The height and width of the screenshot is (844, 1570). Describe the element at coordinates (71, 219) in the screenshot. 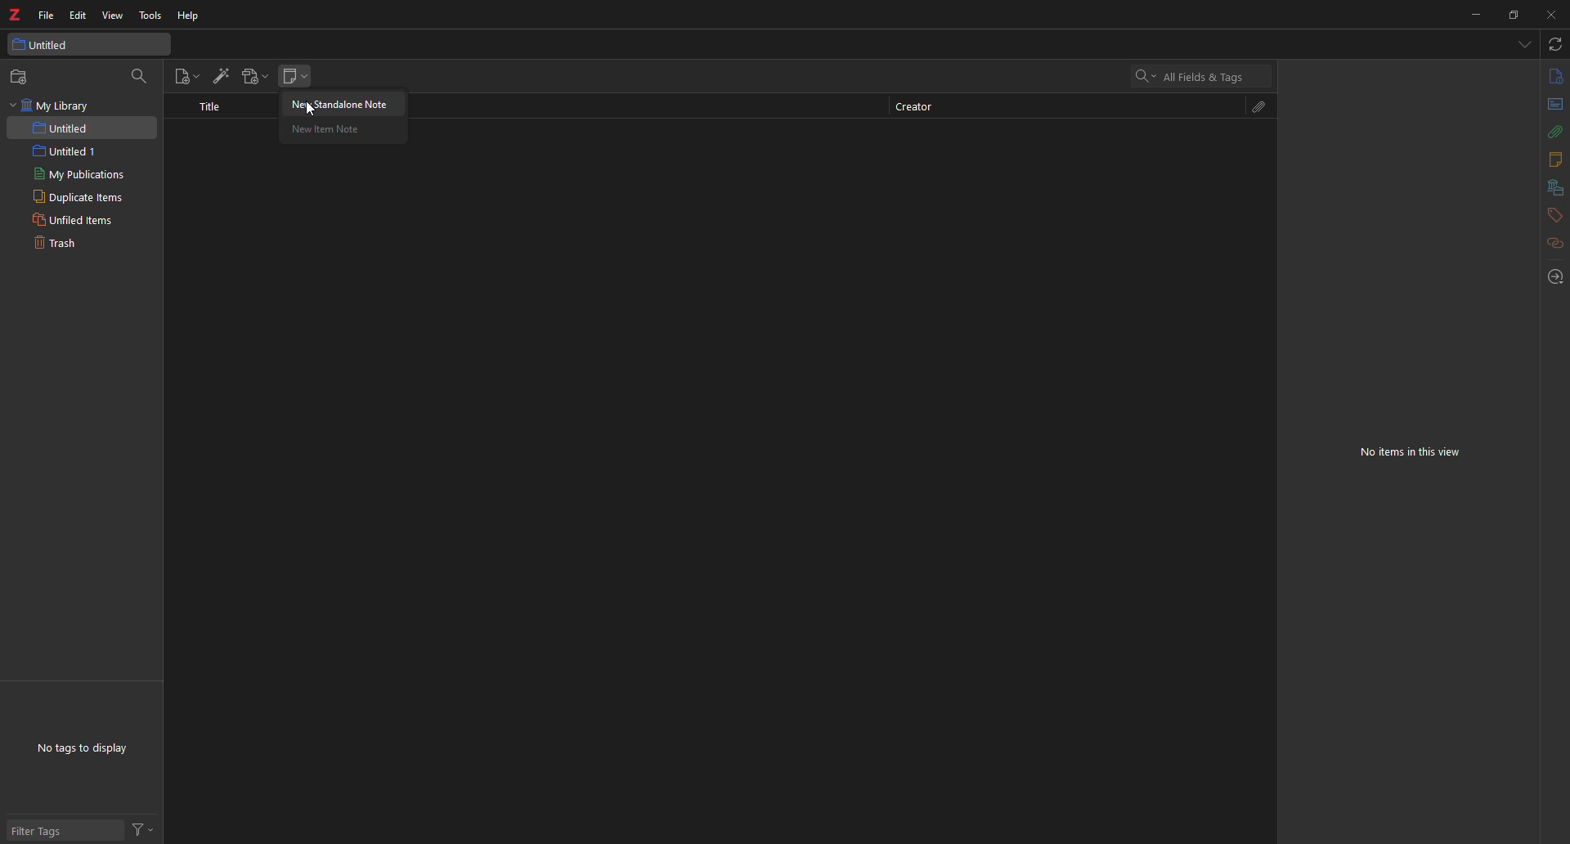

I see `unfiled items` at that location.